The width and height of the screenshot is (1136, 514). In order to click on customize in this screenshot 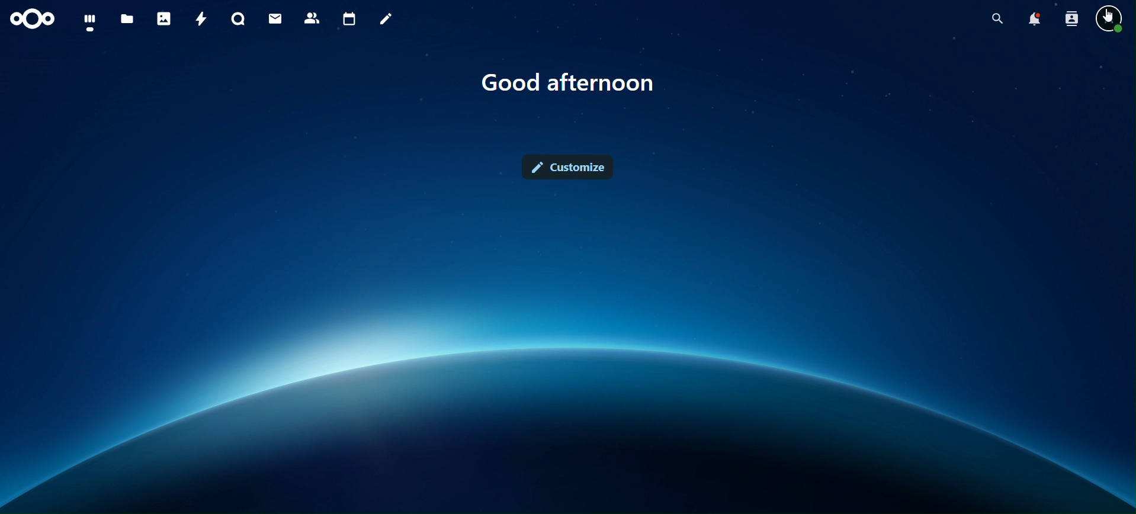, I will do `click(572, 167)`.